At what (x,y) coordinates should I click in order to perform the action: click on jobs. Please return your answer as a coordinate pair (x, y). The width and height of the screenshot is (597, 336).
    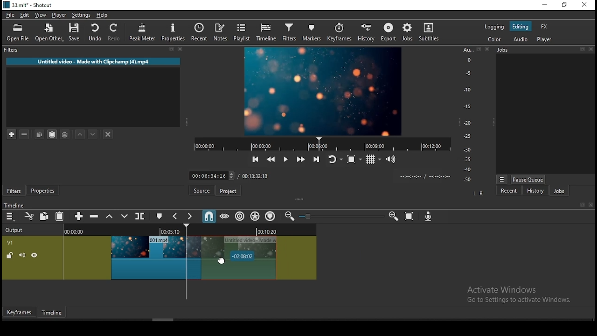
    Looking at the image, I should click on (408, 32).